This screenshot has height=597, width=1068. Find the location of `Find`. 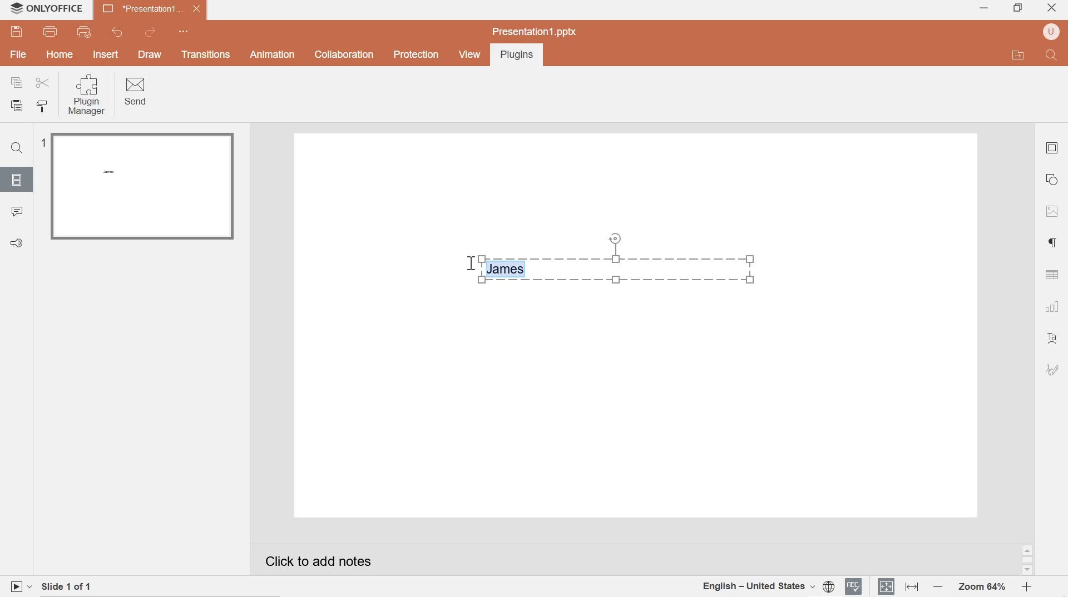

Find is located at coordinates (1052, 55).